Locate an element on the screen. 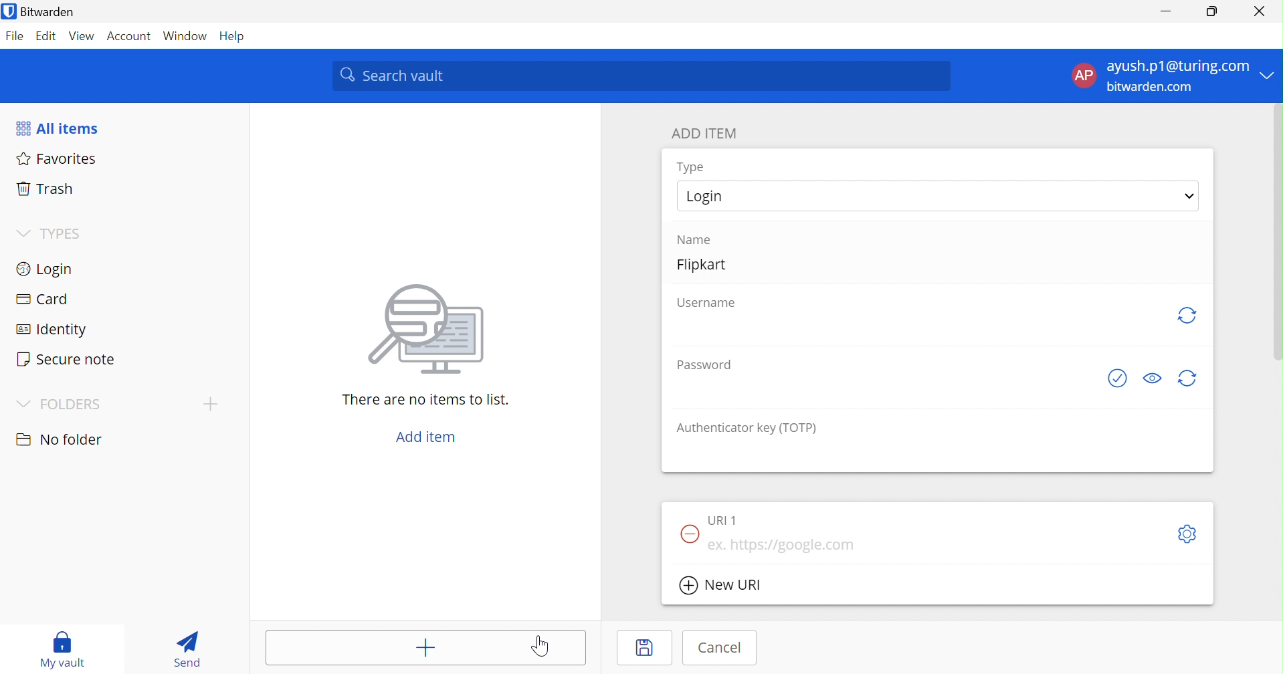  Add item is located at coordinates (427, 437).